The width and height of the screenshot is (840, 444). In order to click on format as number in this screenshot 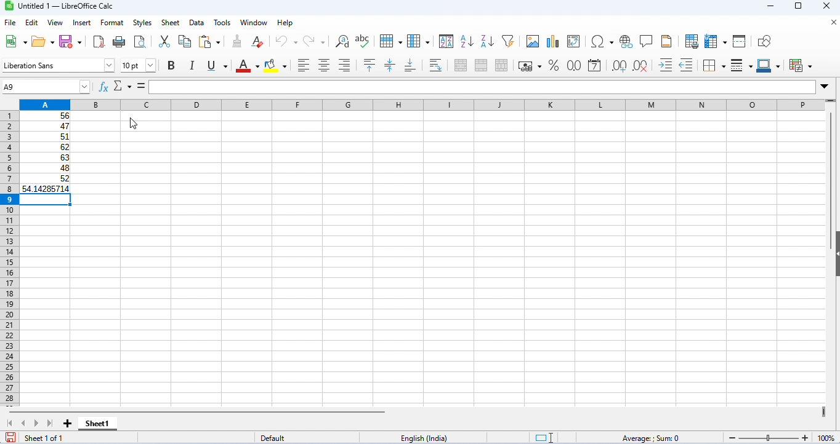, I will do `click(573, 65)`.